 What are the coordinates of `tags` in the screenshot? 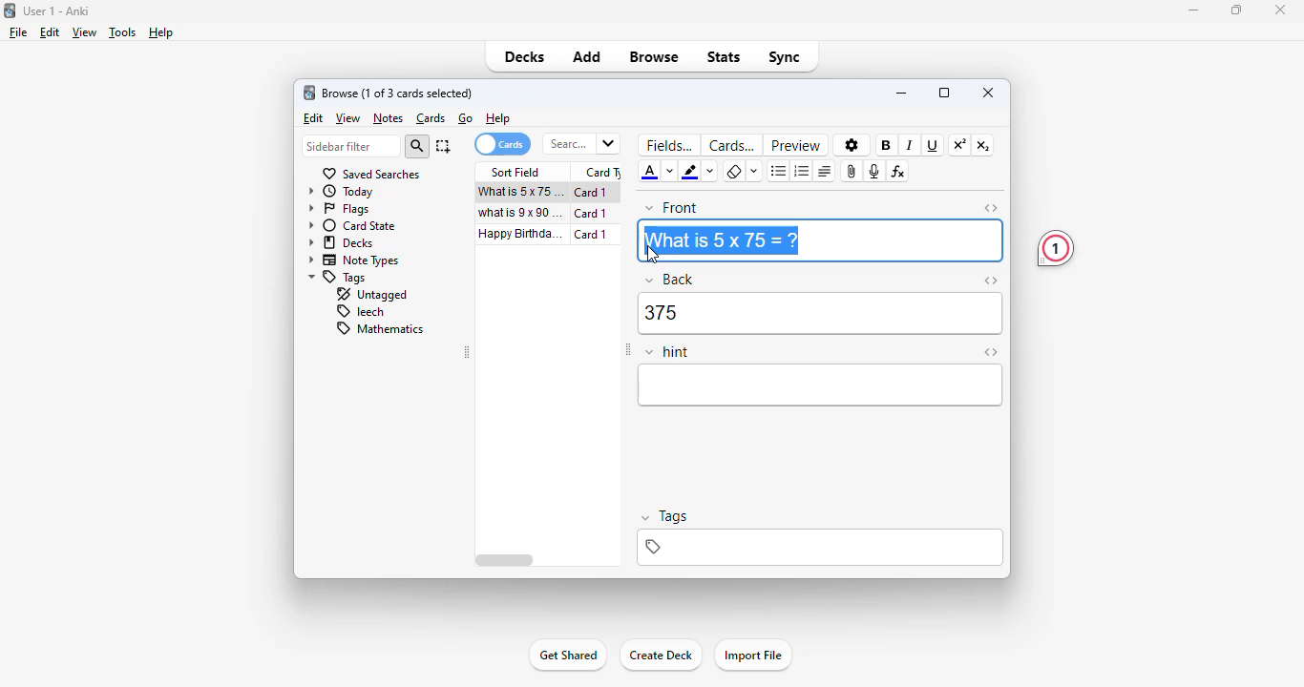 It's located at (665, 516).